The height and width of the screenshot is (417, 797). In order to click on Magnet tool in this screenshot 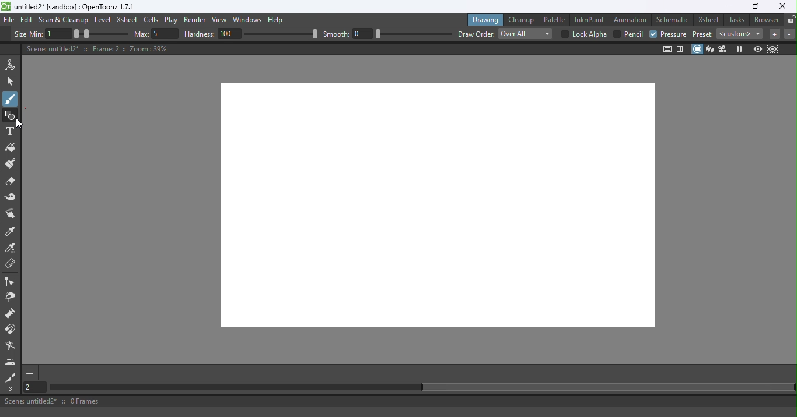, I will do `click(11, 330)`.